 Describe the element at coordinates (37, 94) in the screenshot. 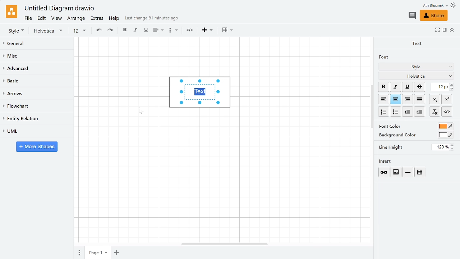

I see `Arrows` at that location.